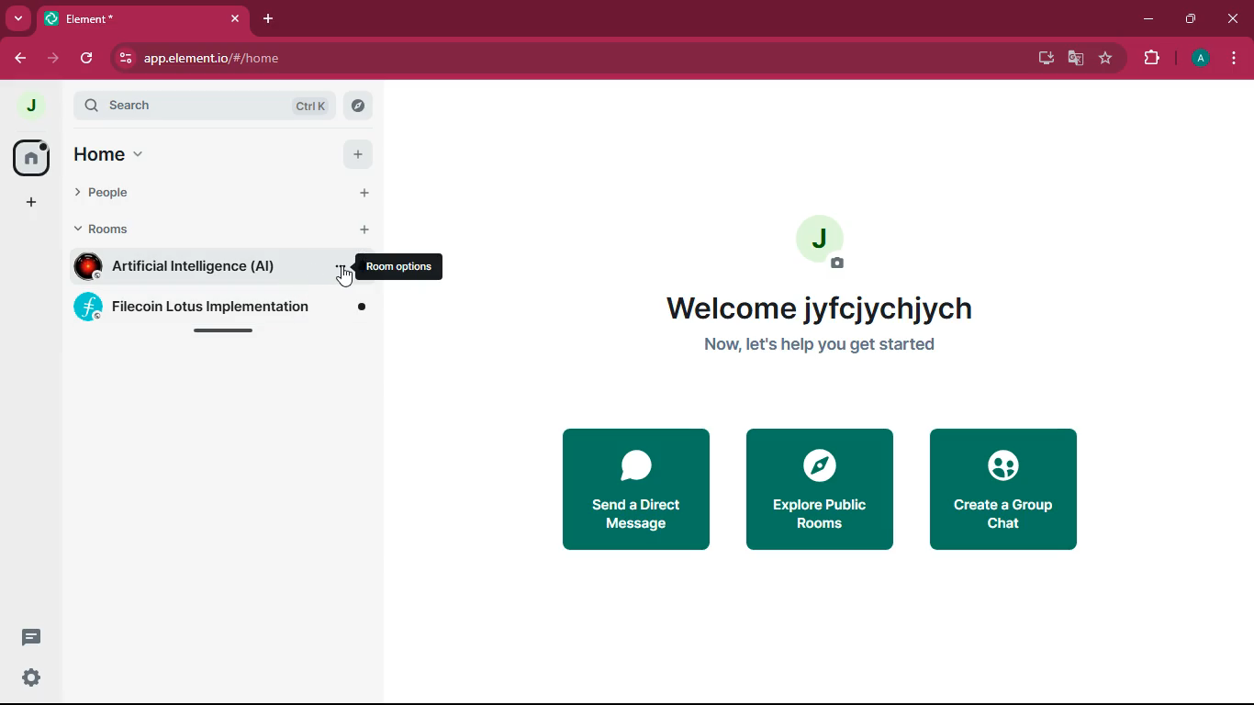 The image size is (1254, 705). What do you see at coordinates (819, 493) in the screenshot?
I see `explore public rooms` at bounding box center [819, 493].